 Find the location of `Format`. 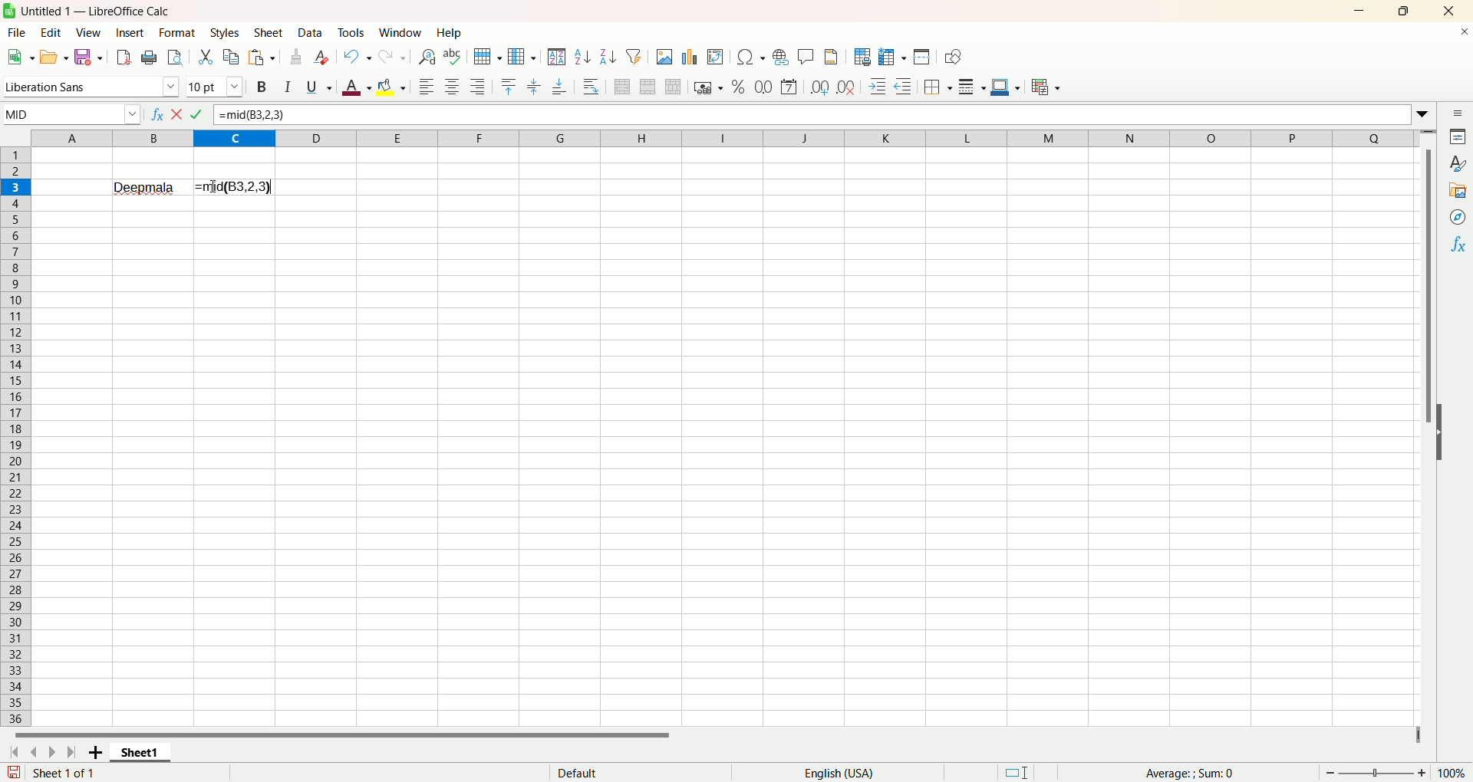

Format is located at coordinates (177, 33).